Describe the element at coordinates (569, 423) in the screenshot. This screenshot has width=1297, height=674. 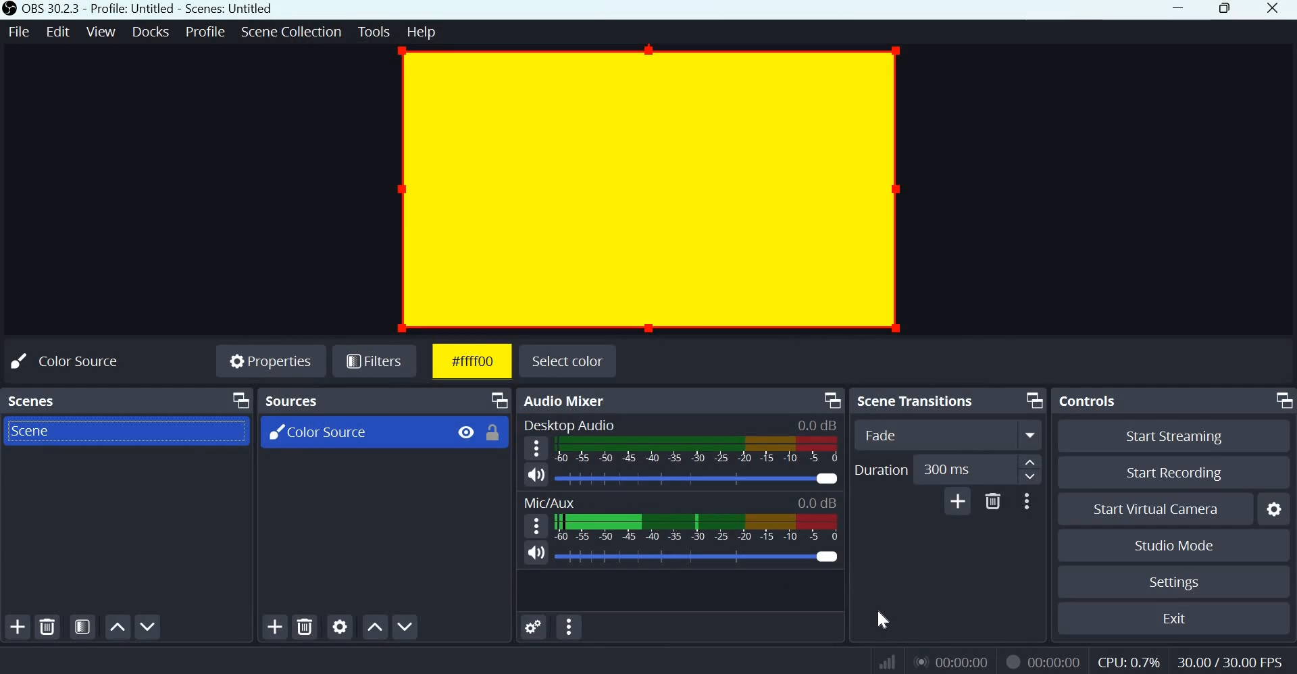
I see `Desktop Audio` at that location.